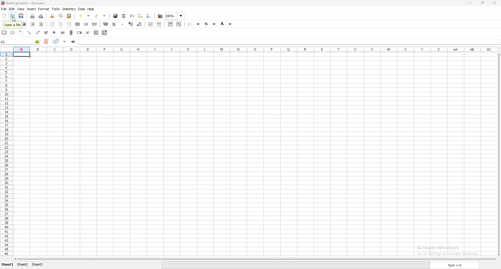  Describe the element at coordinates (175, 16) in the screenshot. I see `zoom` at that location.